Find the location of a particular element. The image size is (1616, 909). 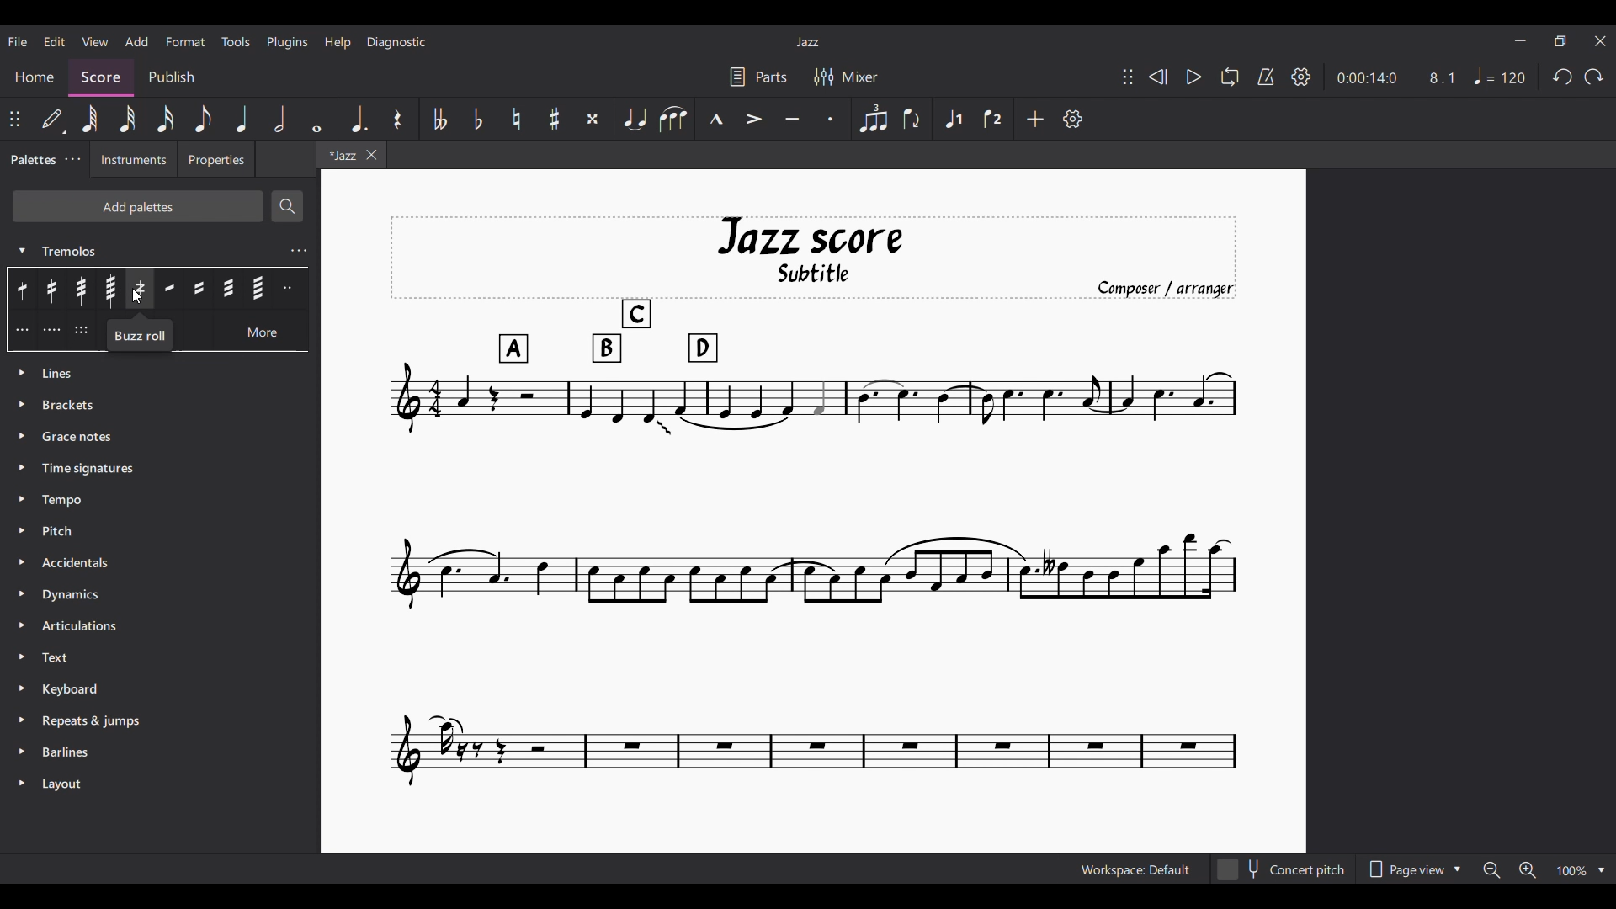

Close tab is located at coordinates (371, 154).